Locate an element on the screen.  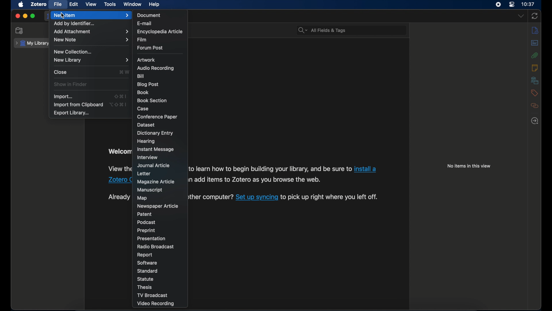
new item is located at coordinates (91, 15).